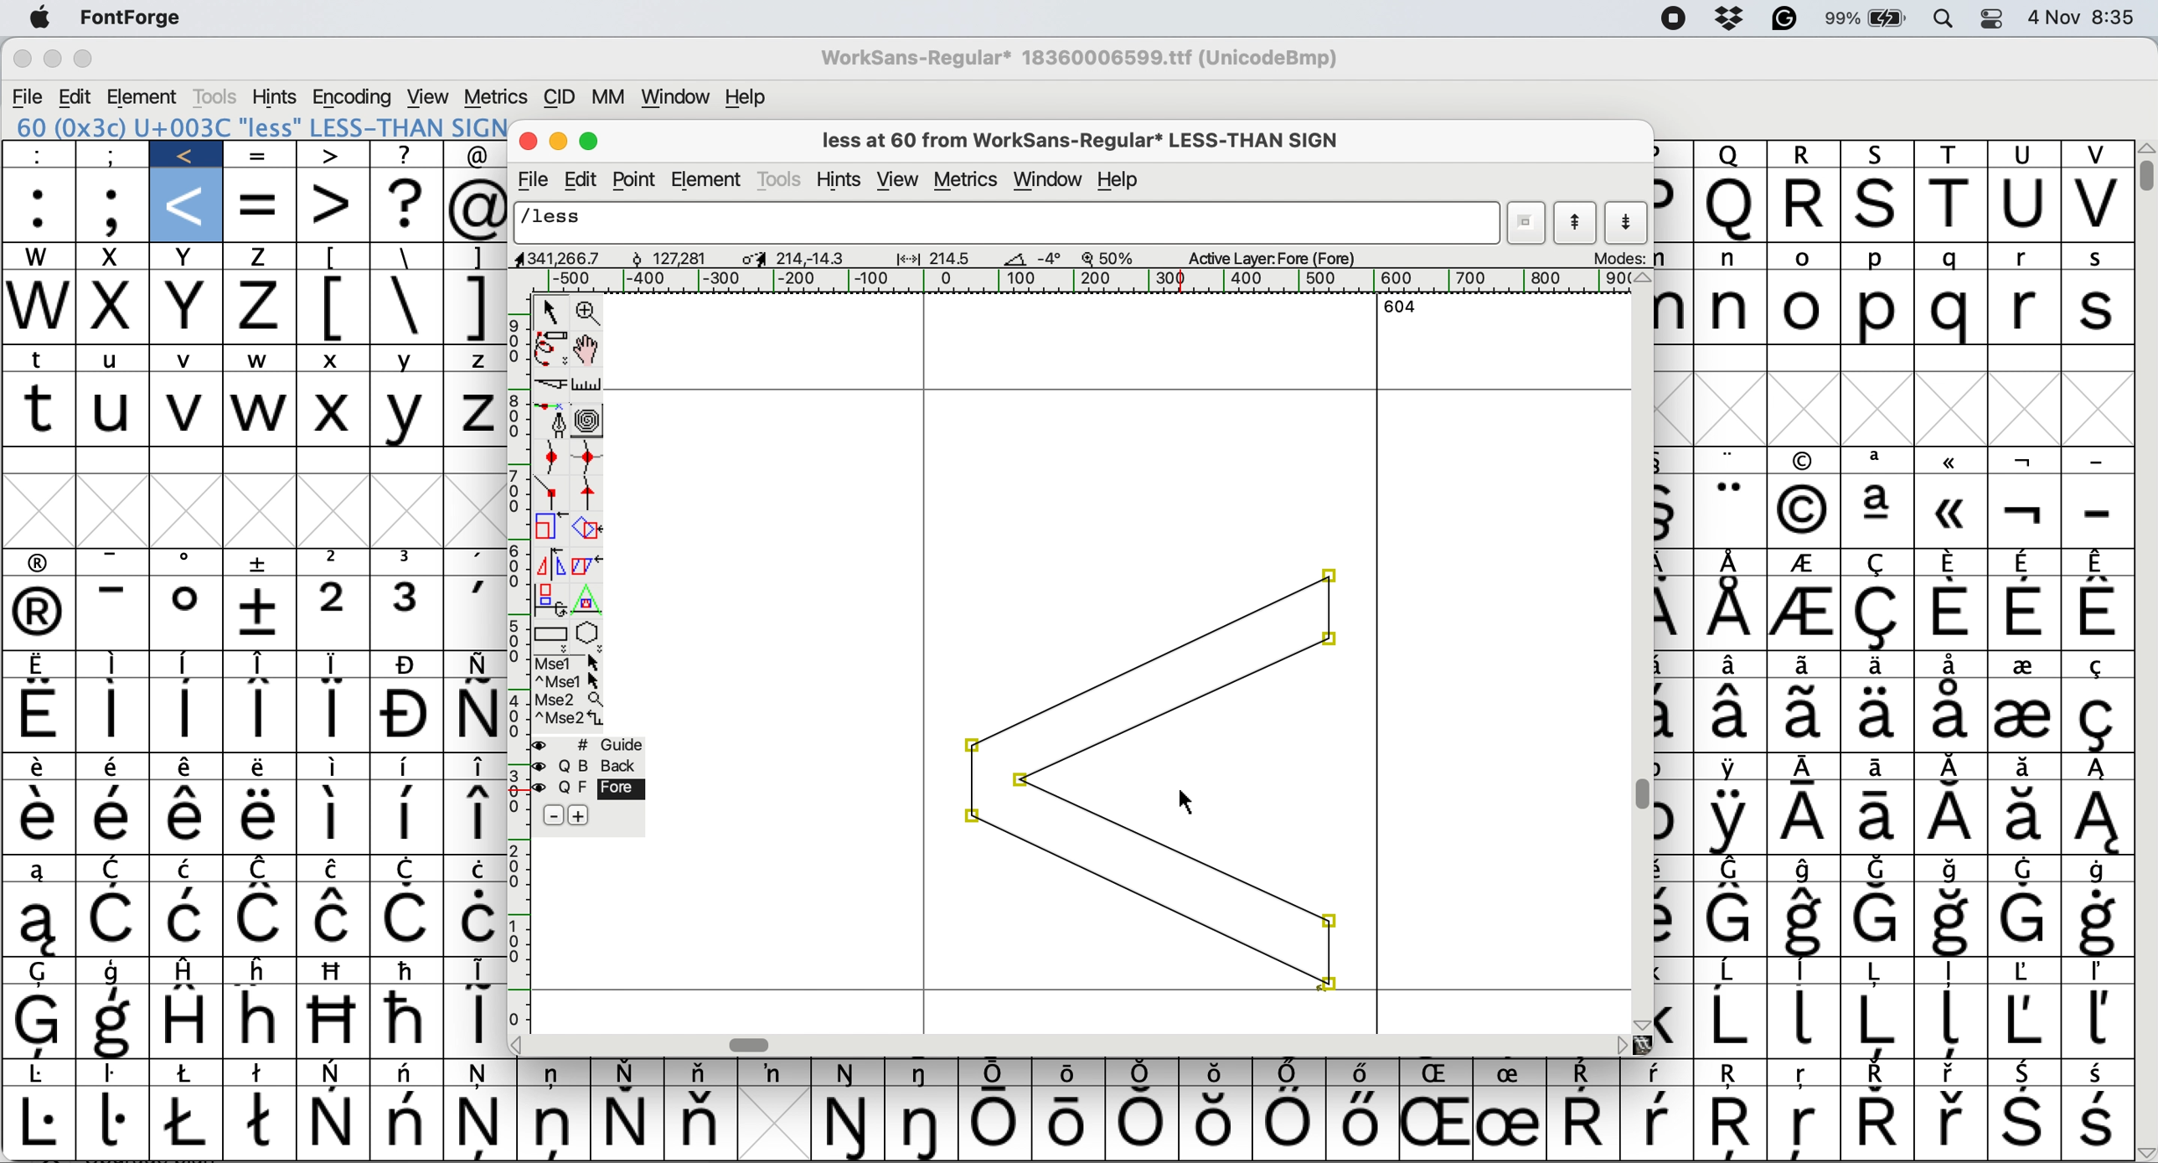 The width and height of the screenshot is (2158, 1163). I want to click on Symbol, so click(472, 663).